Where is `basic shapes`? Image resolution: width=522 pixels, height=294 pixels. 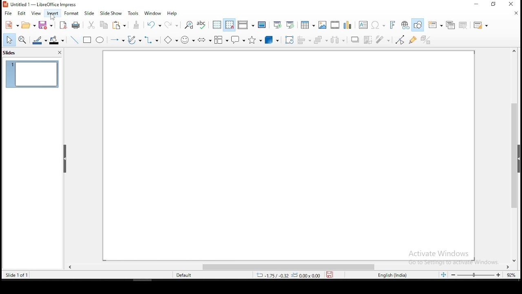
basic shapes is located at coordinates (170, 40).